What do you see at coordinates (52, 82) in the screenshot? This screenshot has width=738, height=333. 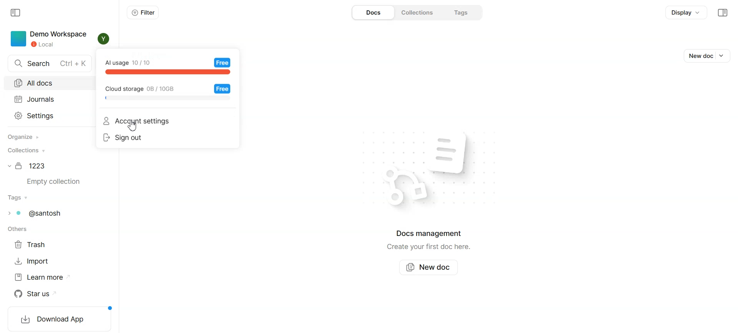 I see `All docs` at bounding box center [52, 82].